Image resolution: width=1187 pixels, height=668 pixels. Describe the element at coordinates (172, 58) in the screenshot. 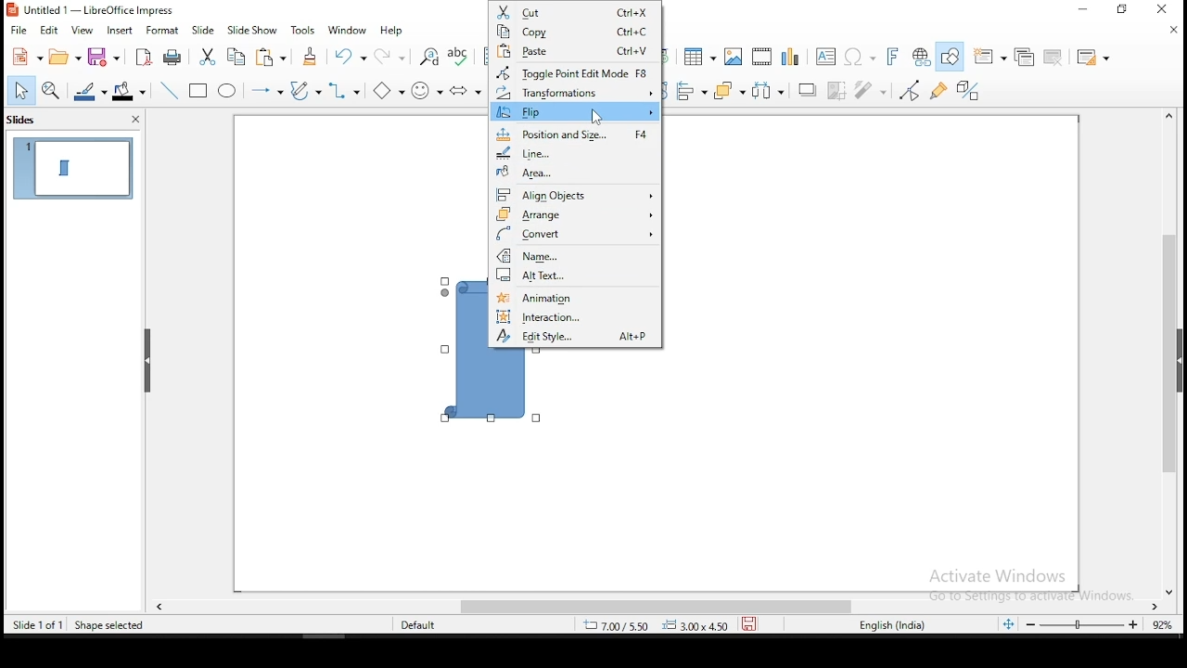

I see `print` at that location.